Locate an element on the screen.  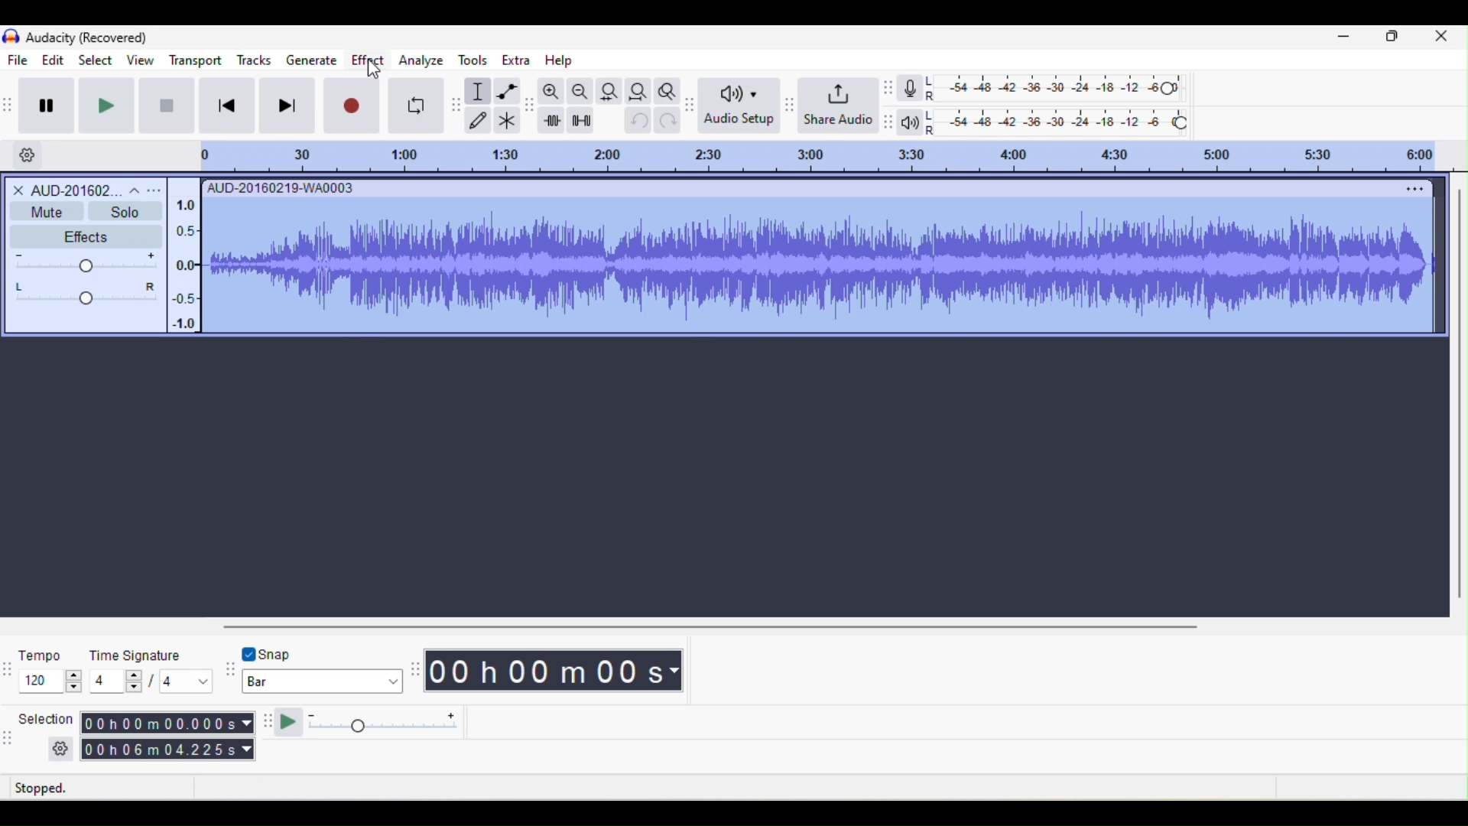
envelope tool is located at coordinates (508, 91).